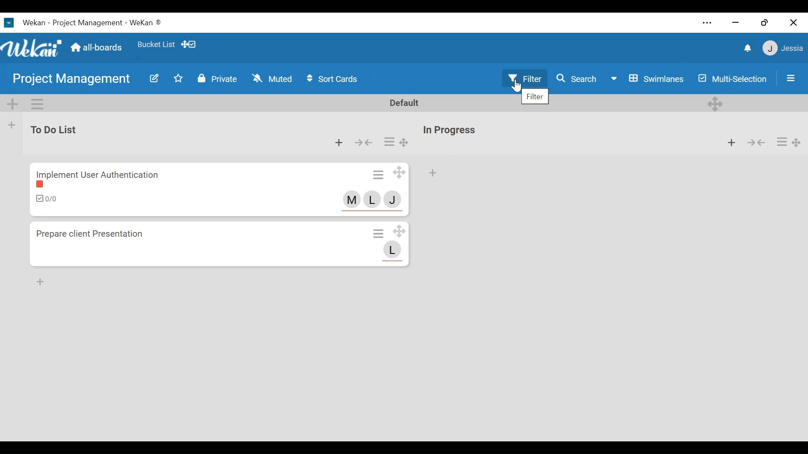 The height and width of the screenshot is (454, 808). What do you see at coordinates (407, 143) in the screenshot?
I see `Desktop drag handles` at bounding box center [407, 143].